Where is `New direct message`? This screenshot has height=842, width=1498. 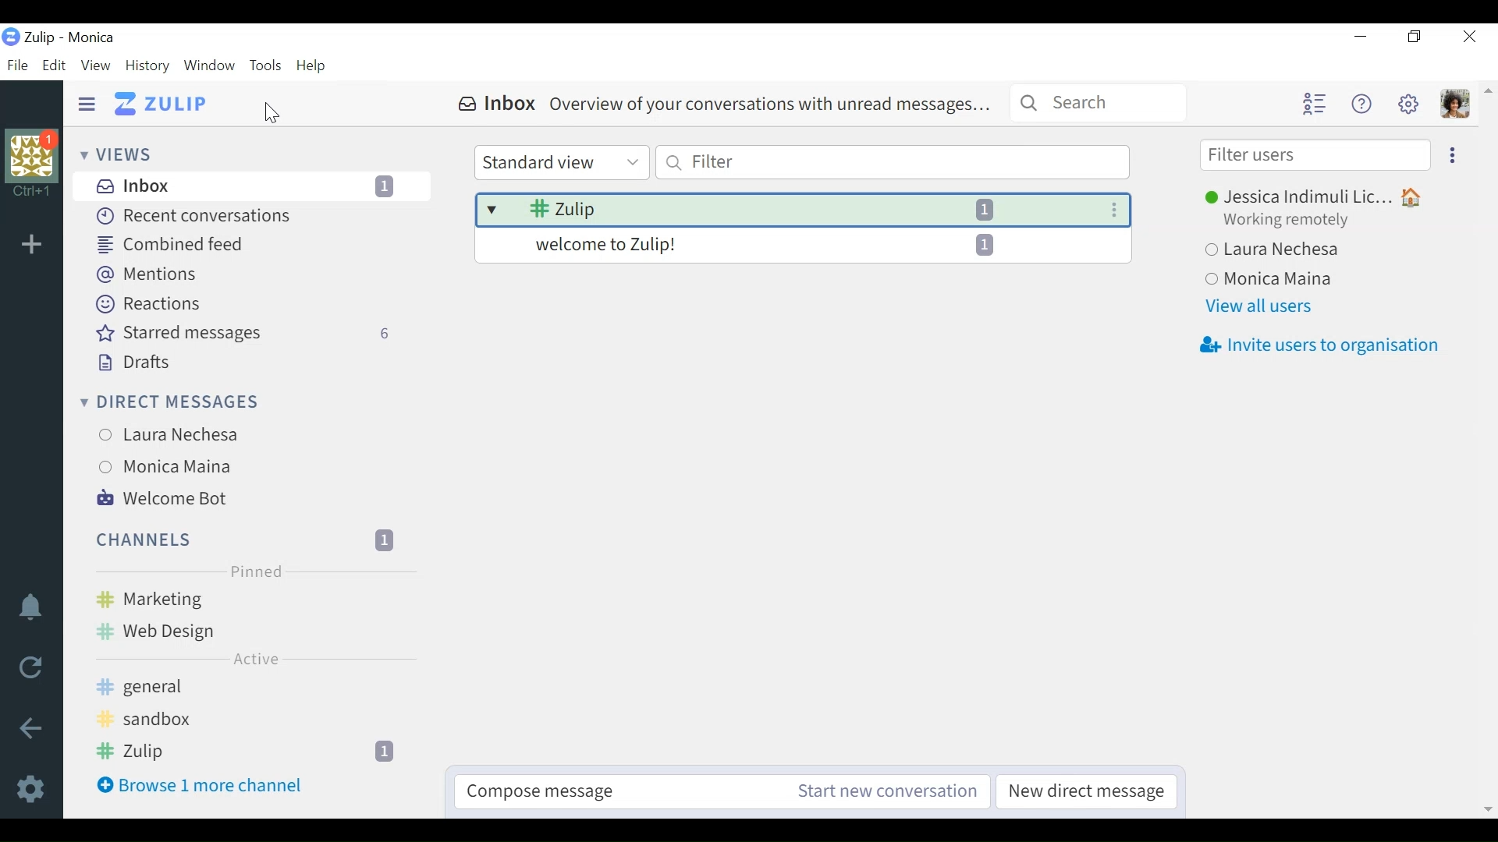 New direct message is located at coordinates (1084, 791).